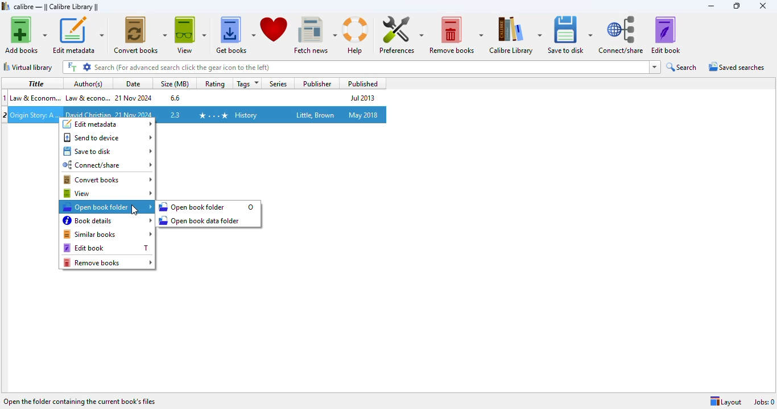 The height and width of the screenshot is (409, 777). I want to click on preferences, so click(400, 35).